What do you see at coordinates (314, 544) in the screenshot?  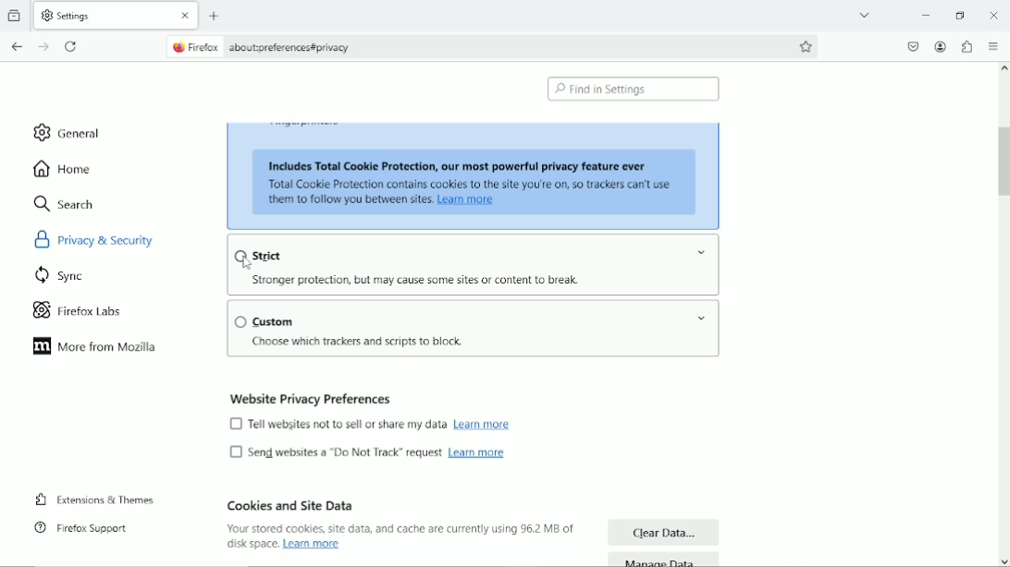 I see `link` at bounding box center [314, 544].